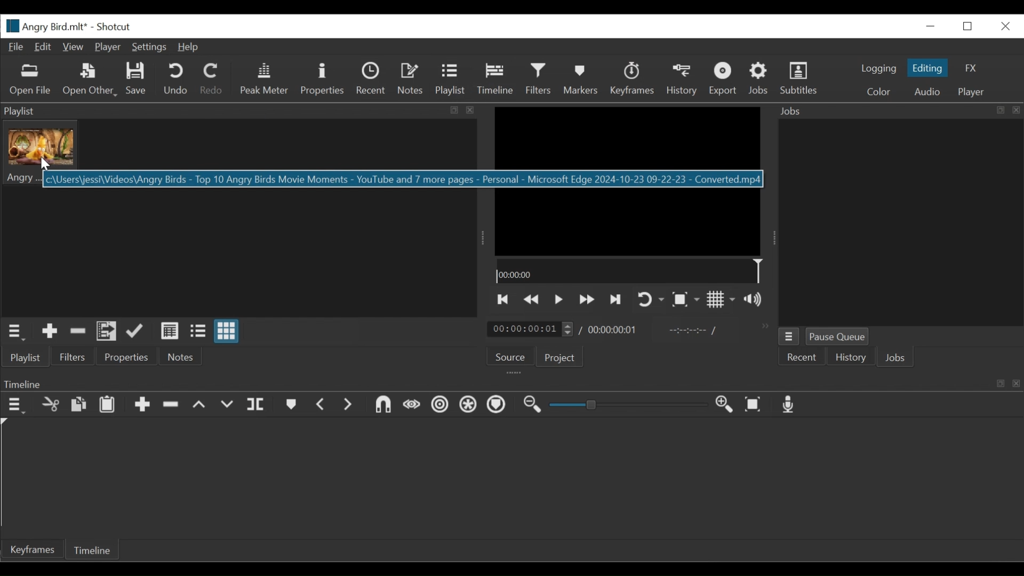 This screenshot has height=576, width=1024. Describe the element at coordinates (263, 79) in the screenshot. I see `Peak Meter` at that location.